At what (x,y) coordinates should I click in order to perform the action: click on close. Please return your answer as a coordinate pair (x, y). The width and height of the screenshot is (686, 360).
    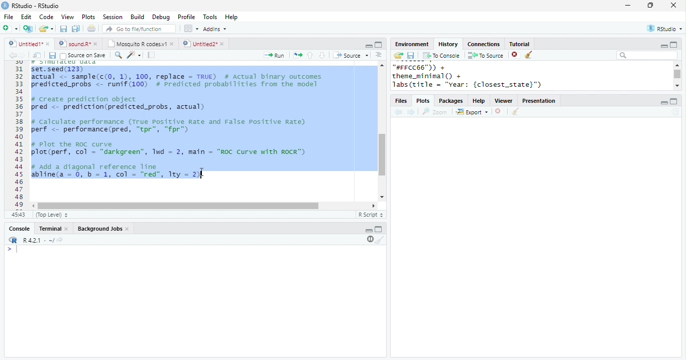
    Looking at the image, I should click on (97, 44).